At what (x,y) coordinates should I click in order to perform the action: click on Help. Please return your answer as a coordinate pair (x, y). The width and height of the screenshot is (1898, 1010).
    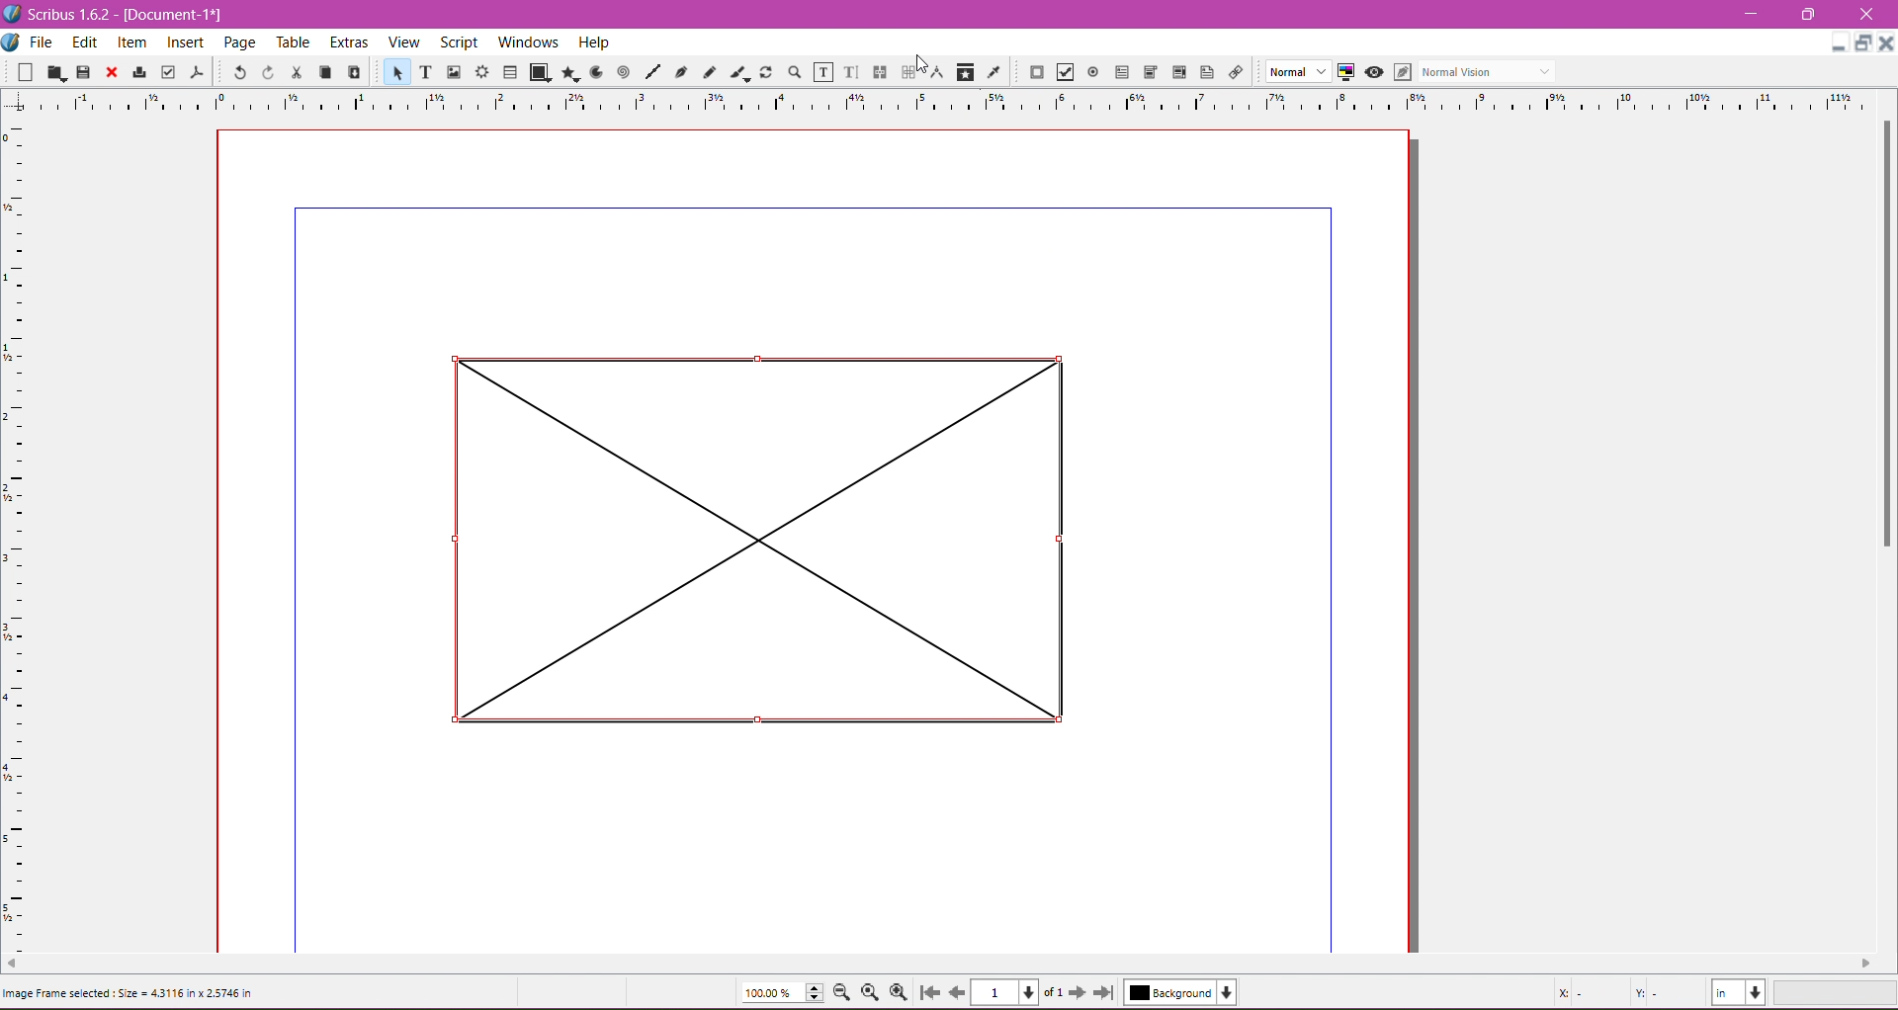
    Looking at the image, I should click on (594, 42).